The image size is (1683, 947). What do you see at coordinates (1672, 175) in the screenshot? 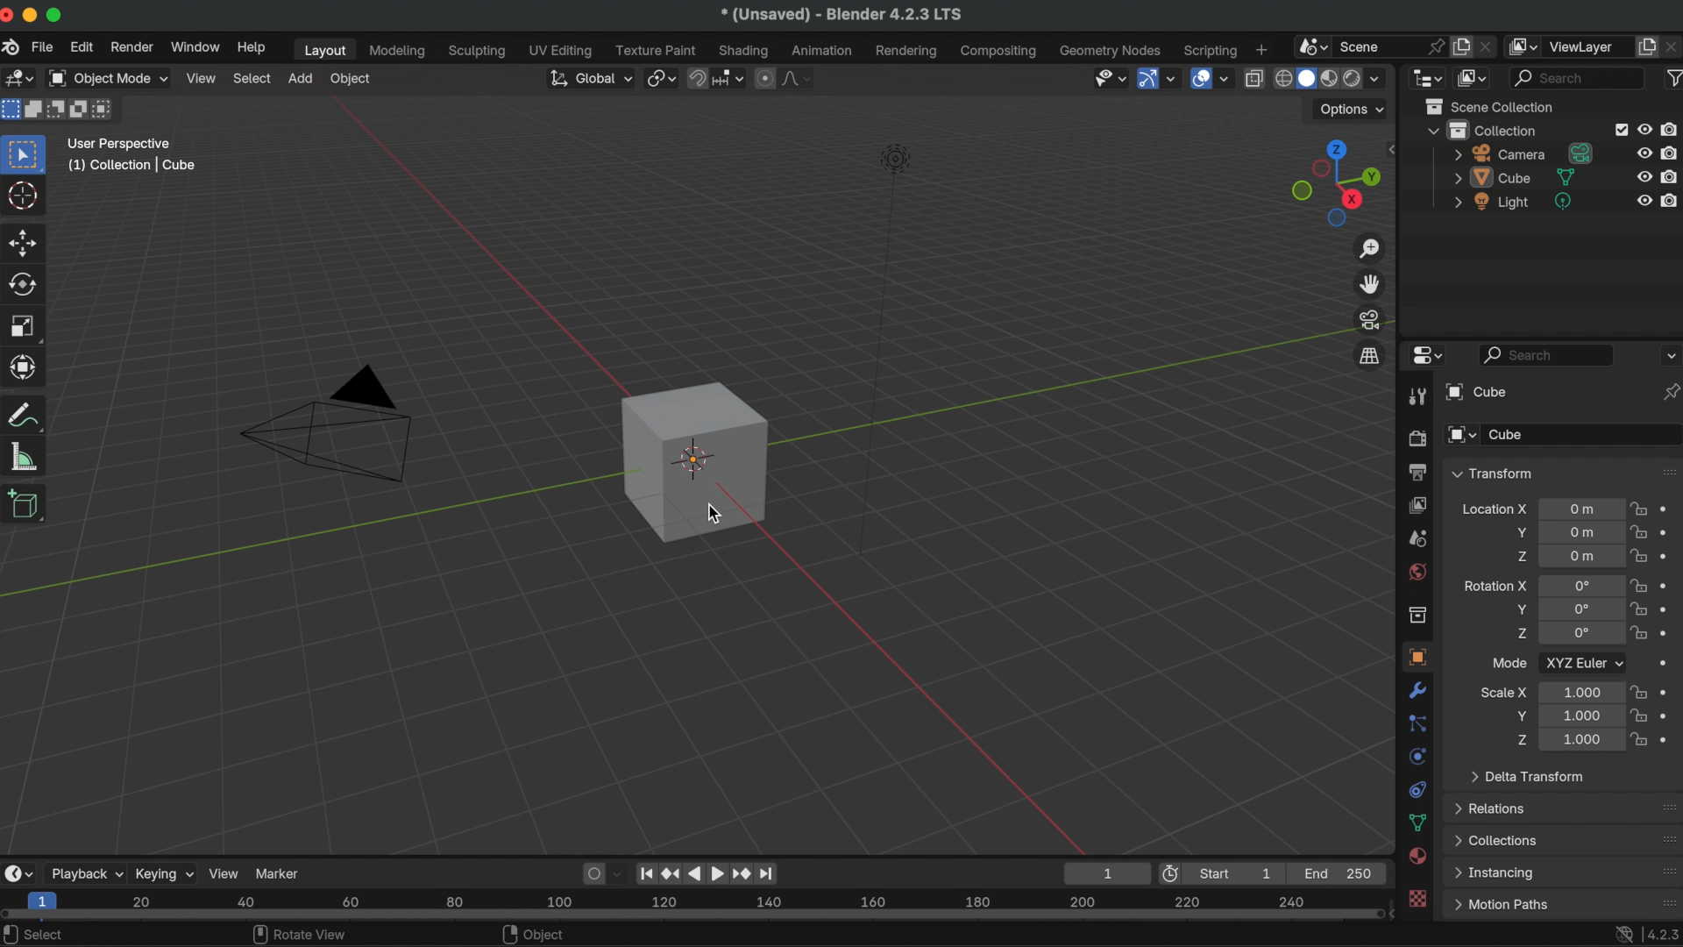
I see `disable in render` at bounding box center [1672, 175].